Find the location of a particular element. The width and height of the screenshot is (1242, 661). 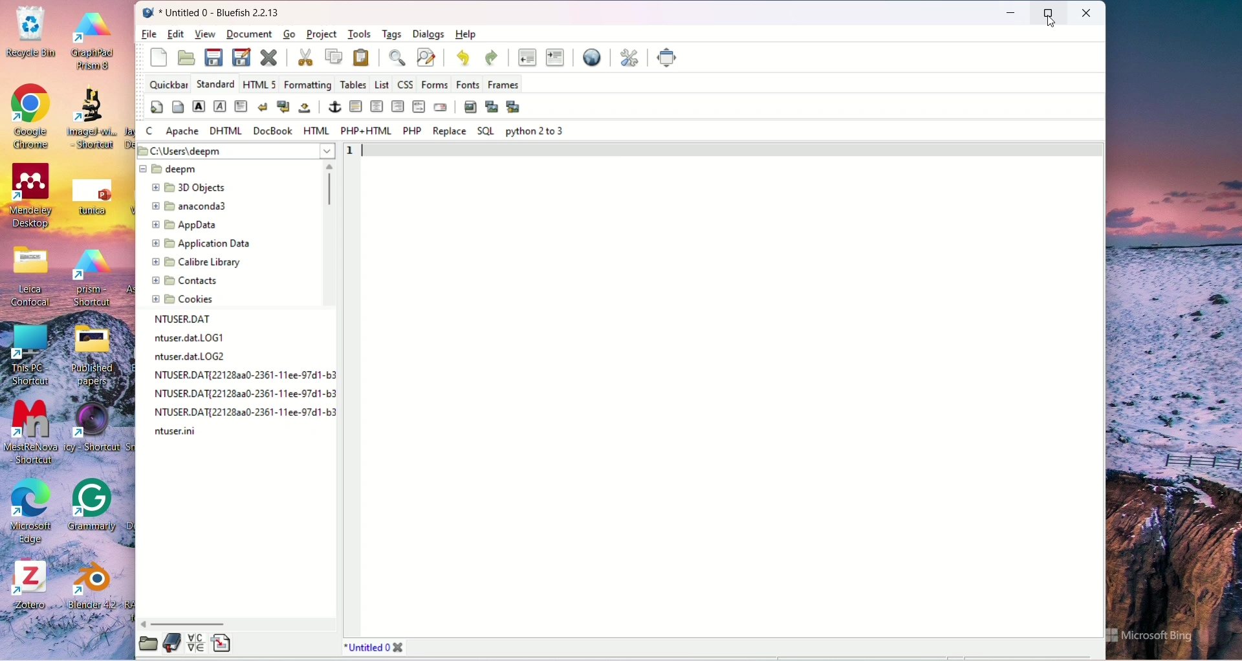

mestrenova shortcut is located at coordinates (34, 433).